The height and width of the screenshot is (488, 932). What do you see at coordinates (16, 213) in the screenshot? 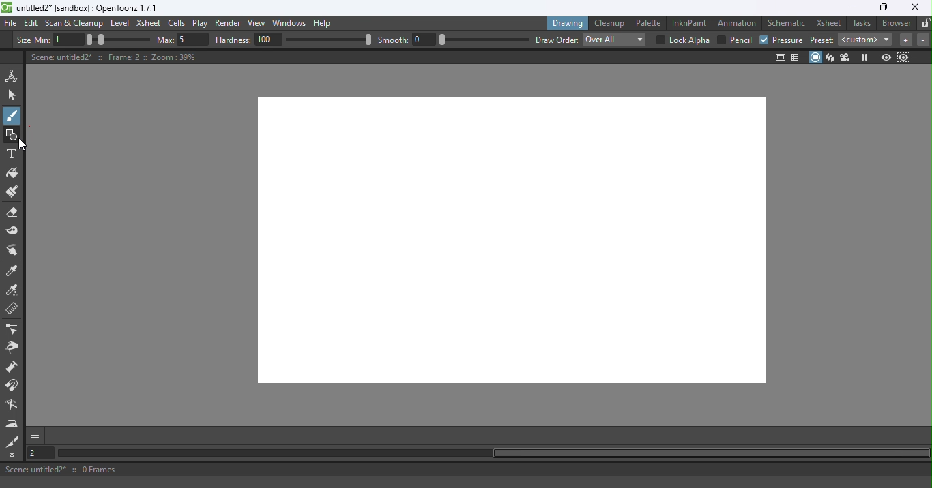
I see `Eraser tool` at bounding box center [16, 213].